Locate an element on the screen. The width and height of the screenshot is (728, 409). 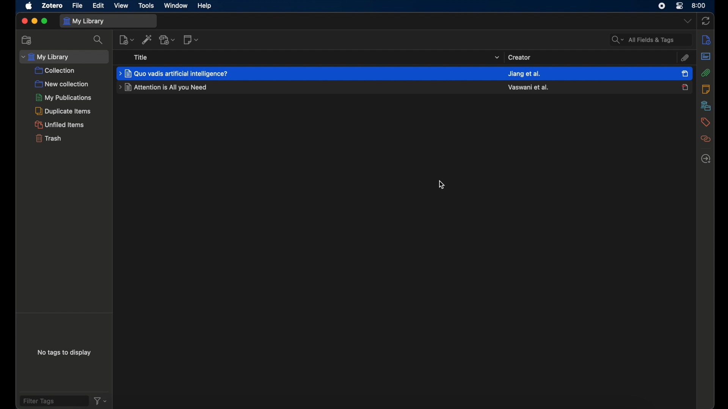
locate is located at coordinates (706, 159).